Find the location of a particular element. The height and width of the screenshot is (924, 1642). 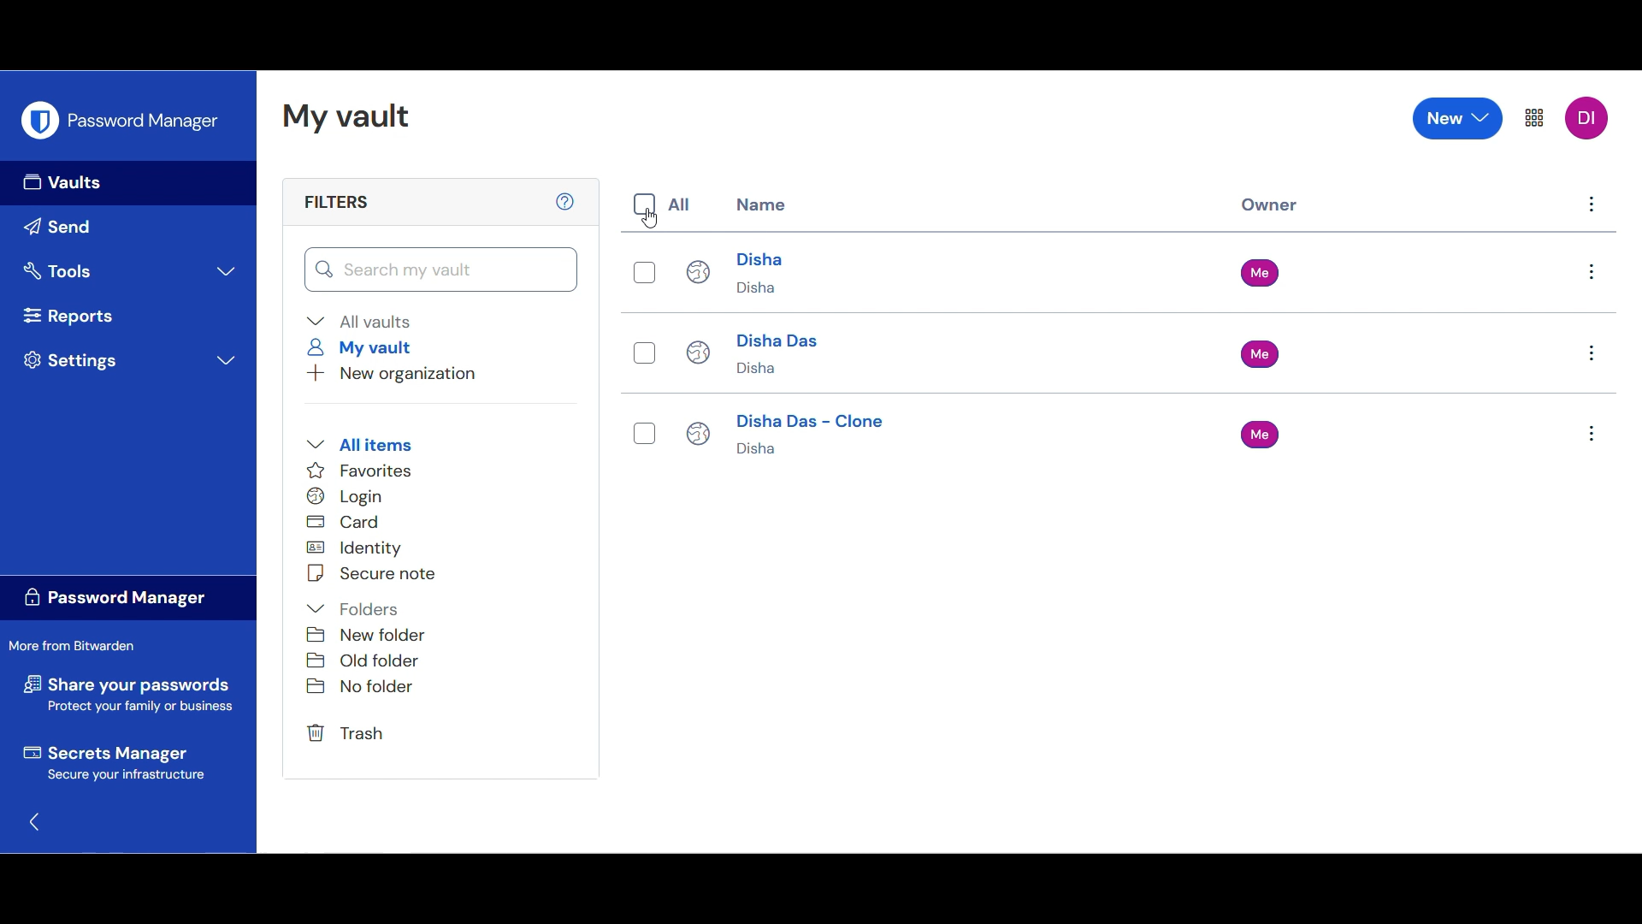

Owner column is located at coordinates (1270, 206).